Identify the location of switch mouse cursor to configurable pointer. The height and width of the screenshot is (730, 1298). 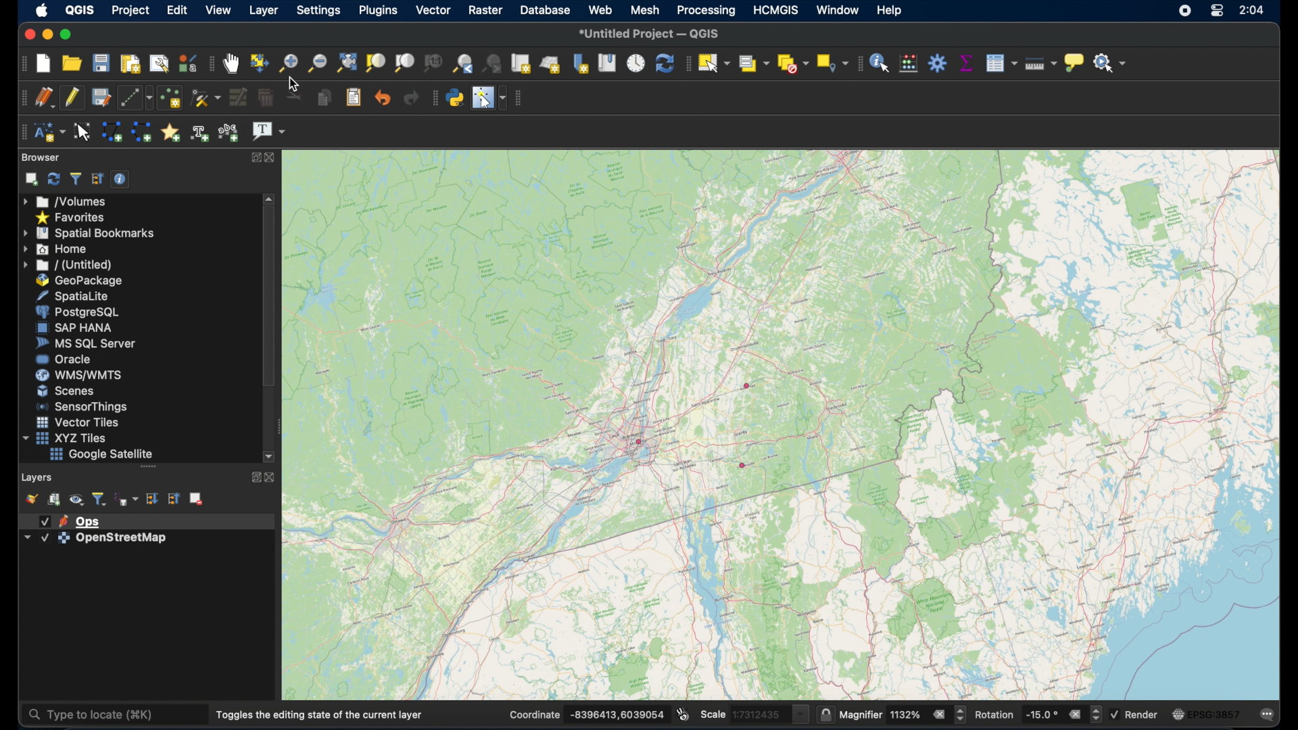
(488, 97).